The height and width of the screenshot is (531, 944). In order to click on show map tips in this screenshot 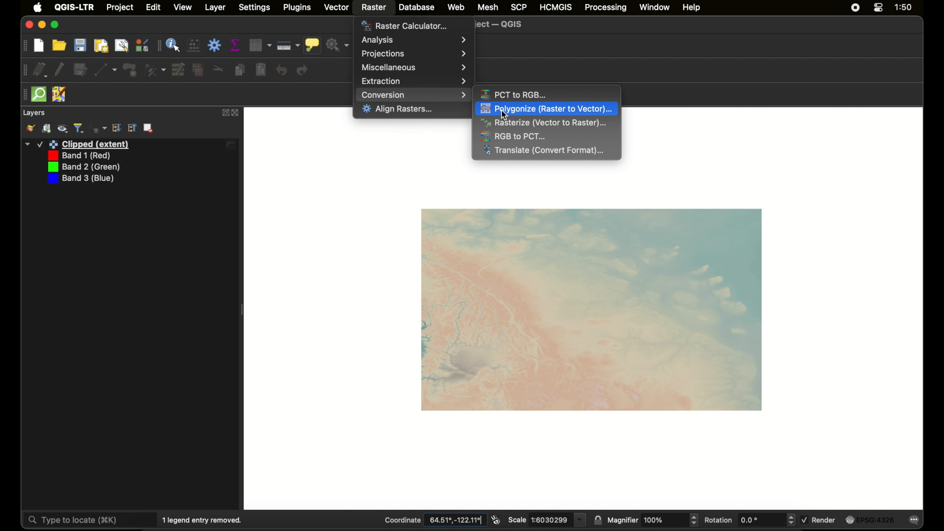, I will do `click(312, 45)`.